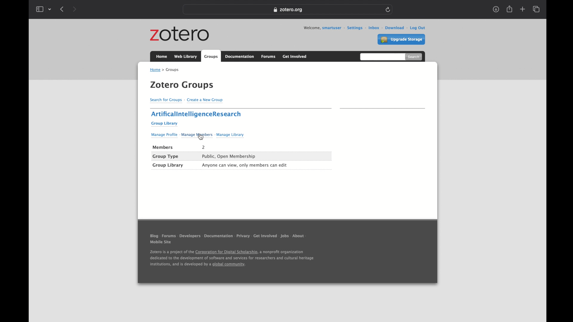 The width and height of the screenshot is (573, 322). I want to click on welcome, smartuser, so click(322, 28).